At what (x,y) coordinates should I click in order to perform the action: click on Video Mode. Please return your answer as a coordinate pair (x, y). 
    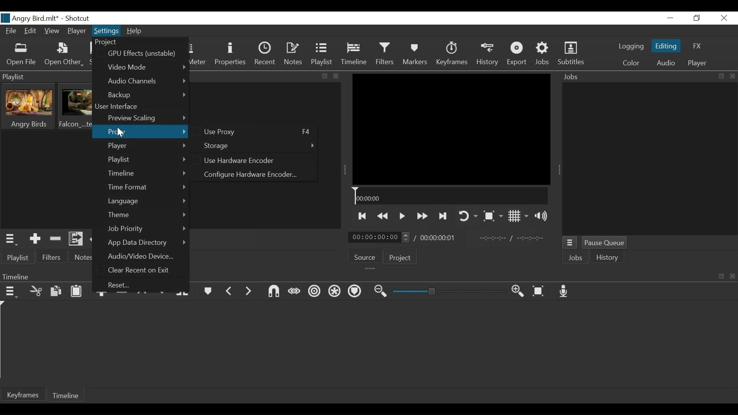
    Looking at the image, I should click on (146, 67).